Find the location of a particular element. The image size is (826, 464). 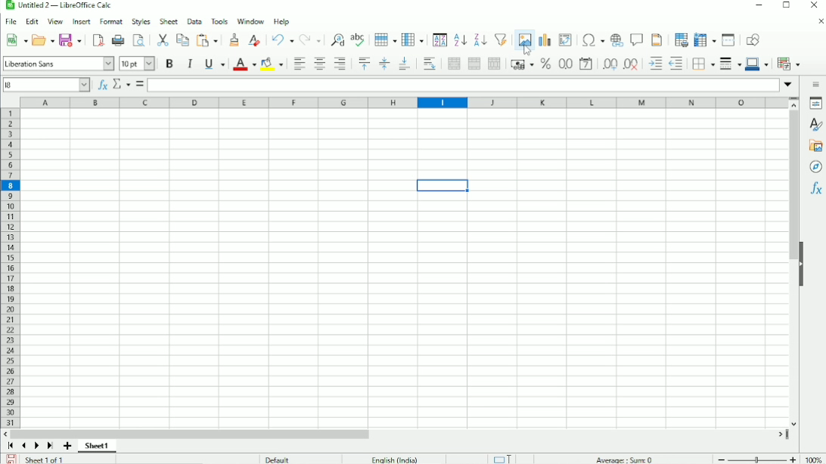

Select function is located at coordinates (120, 83).